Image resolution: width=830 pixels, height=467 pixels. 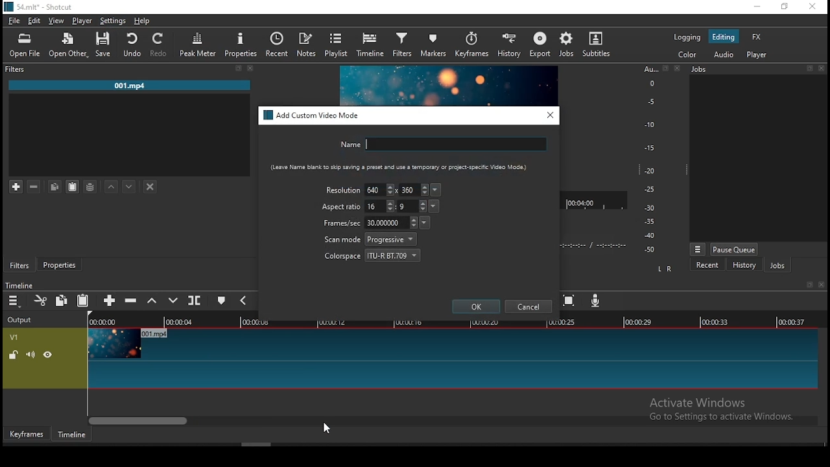 What do you see at coordinates (484, 321) in the screenshot?
I see `00:00:20` at bounding box center [484, 321].